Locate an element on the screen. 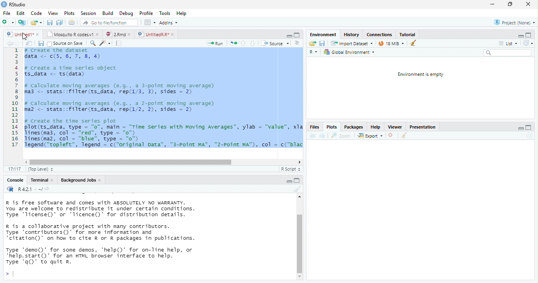  History is located at coordinates (351, 34).